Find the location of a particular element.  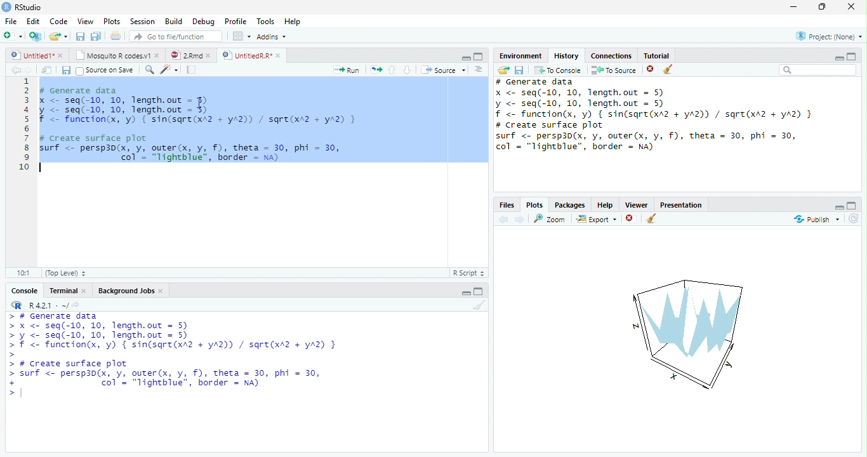

close is located at coordinates (157, 55).